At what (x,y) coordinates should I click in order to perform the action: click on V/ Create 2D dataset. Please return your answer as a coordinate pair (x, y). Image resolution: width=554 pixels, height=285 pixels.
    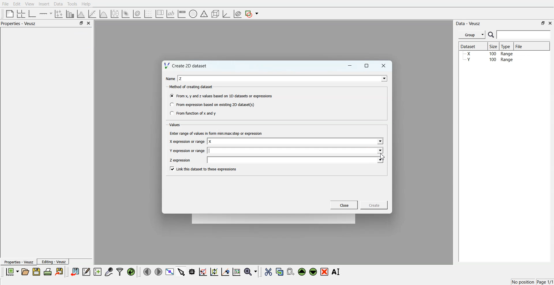
    Looking at the image, I should click on (186, 65).